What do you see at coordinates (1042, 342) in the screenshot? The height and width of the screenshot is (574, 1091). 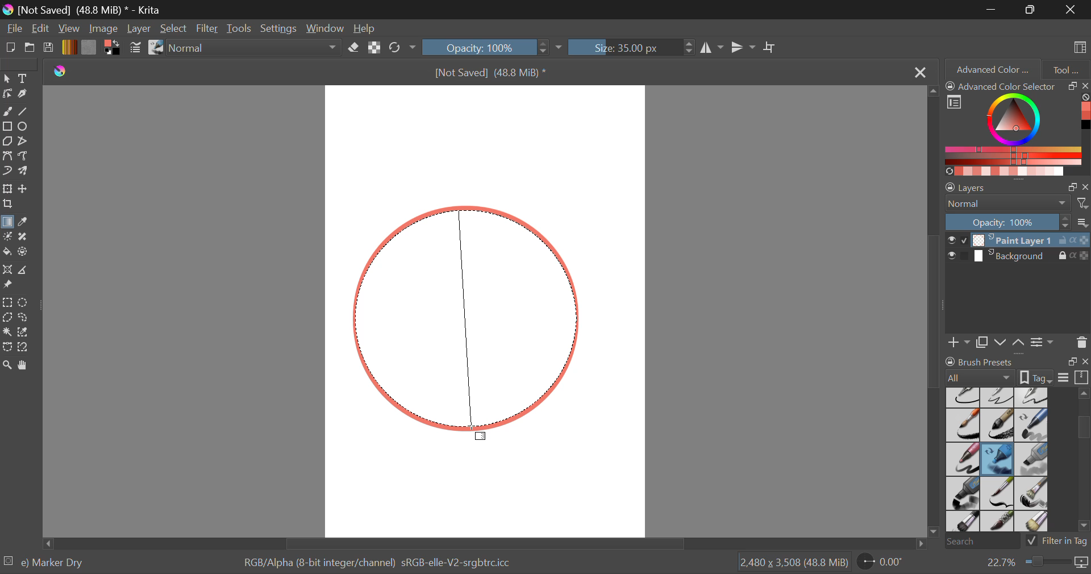 I see `Settings` at bounding box center [1042, 342].